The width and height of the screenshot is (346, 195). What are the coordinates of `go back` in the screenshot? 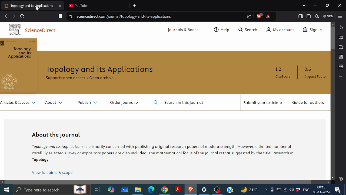 It's located at (6, 16).